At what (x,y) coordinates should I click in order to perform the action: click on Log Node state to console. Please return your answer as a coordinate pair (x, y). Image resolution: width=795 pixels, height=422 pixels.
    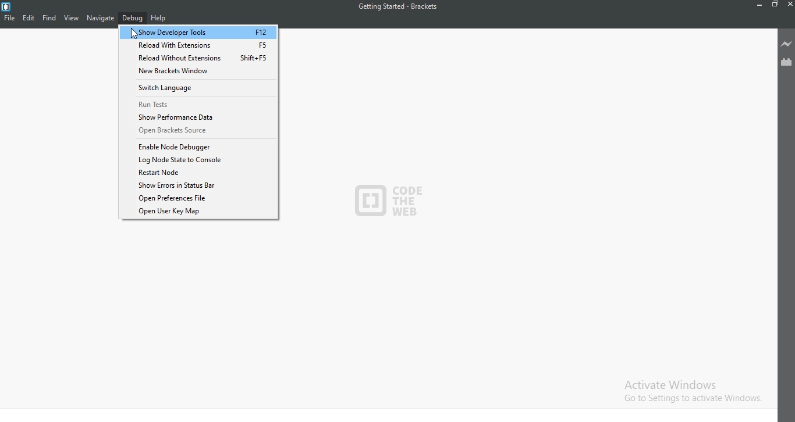
    Looking at the image, I should click on (198, 158).